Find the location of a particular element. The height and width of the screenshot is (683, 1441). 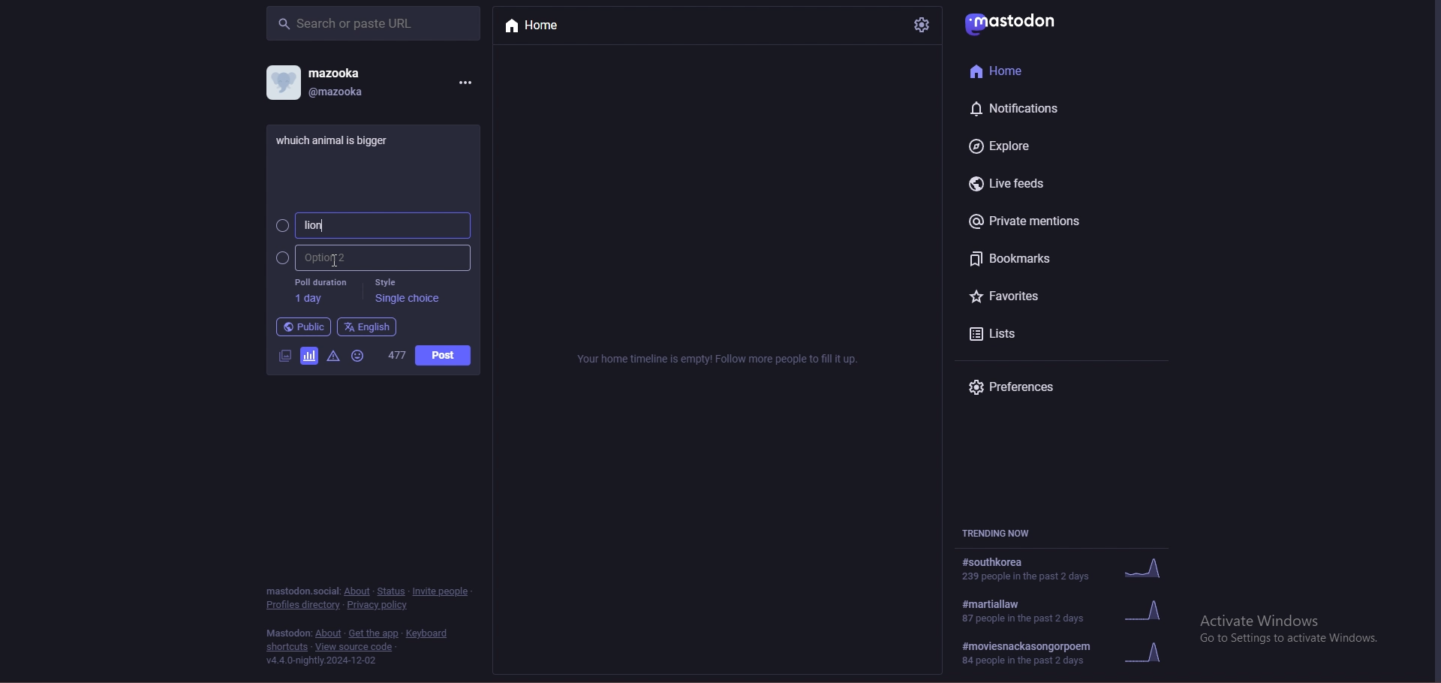

profile is located at coordinates (282, 82).